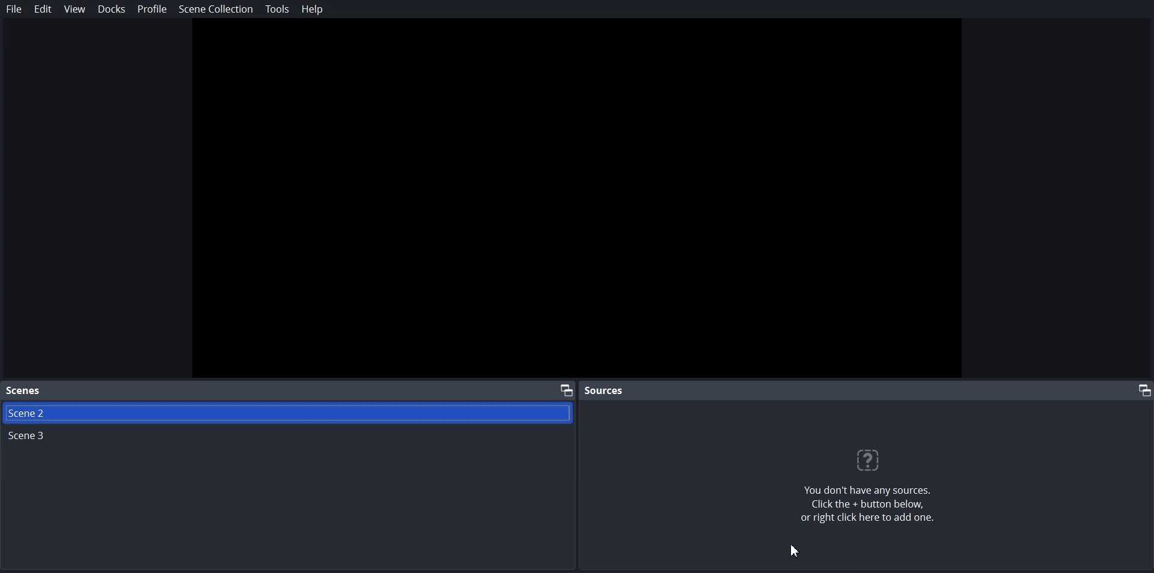  What do you see at coordinates (24, 391) in the screenshot?
I see `Scene` at bounding box center [24, 391].